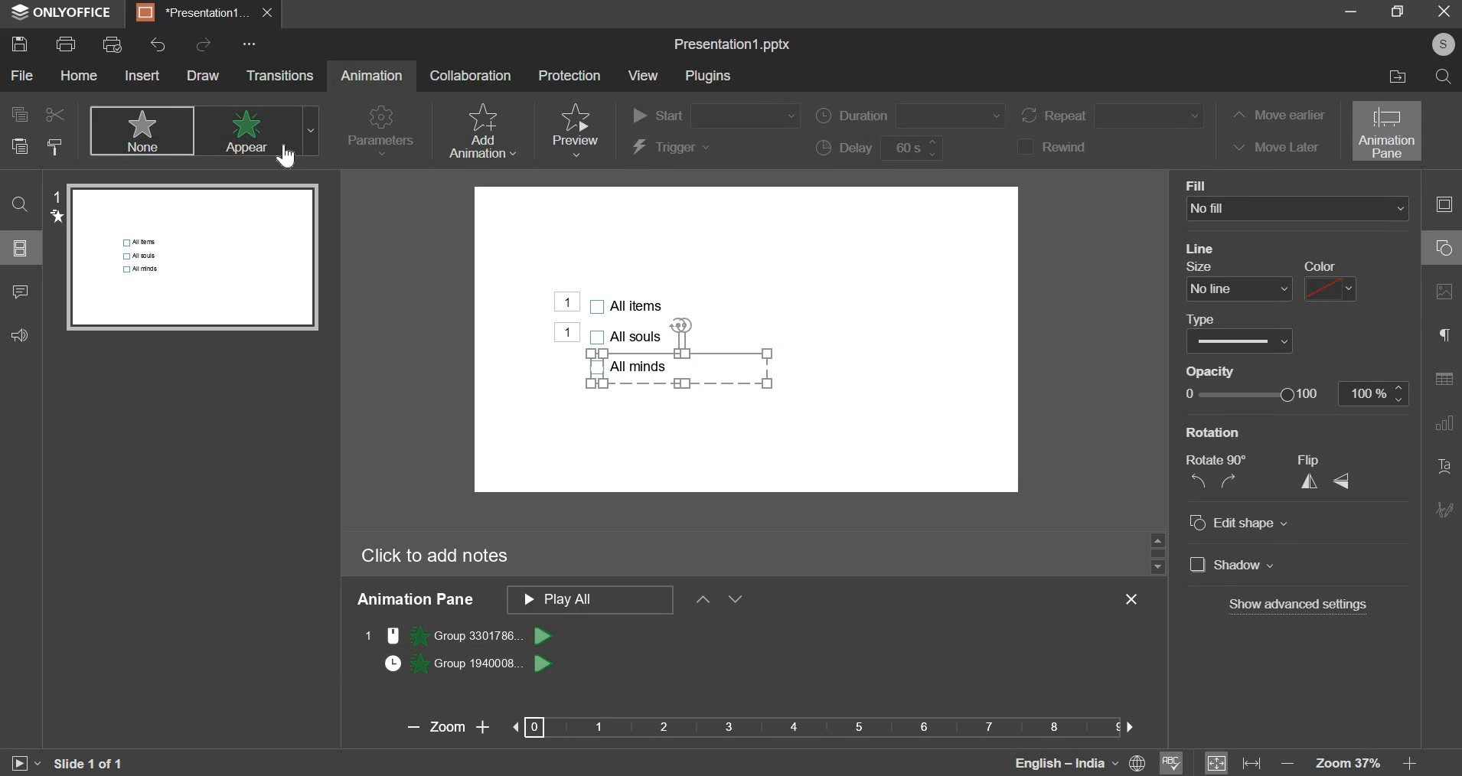 This screenshot has width=1462, height=776. Describe the element at coordinates (715, 116) in the screenshot. I see `start order` at that location.